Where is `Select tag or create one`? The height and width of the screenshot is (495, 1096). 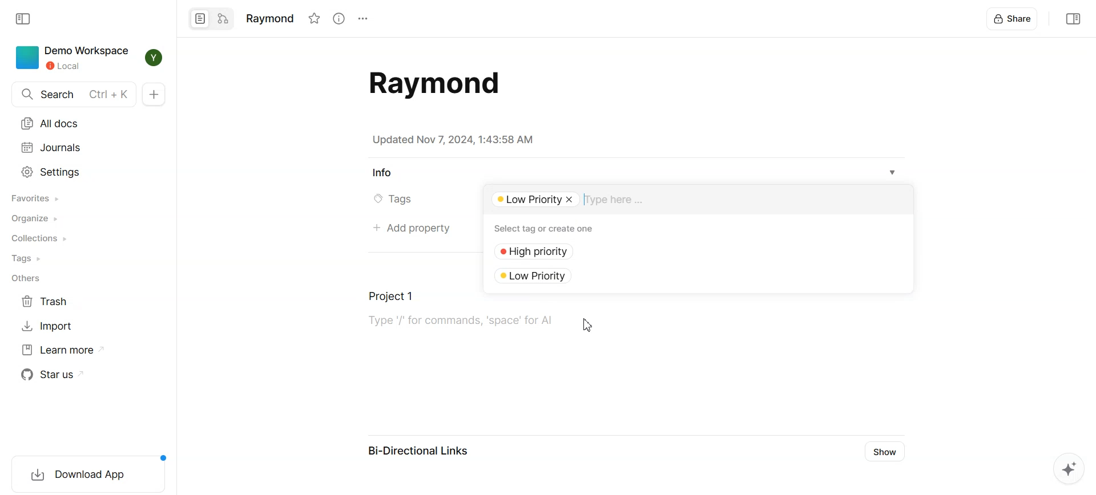
Select tag or create one is located at coordinates (547, 228).